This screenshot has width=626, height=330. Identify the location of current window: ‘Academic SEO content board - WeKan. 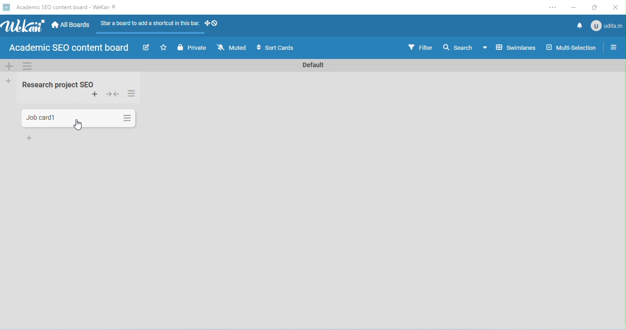
(66, 7).